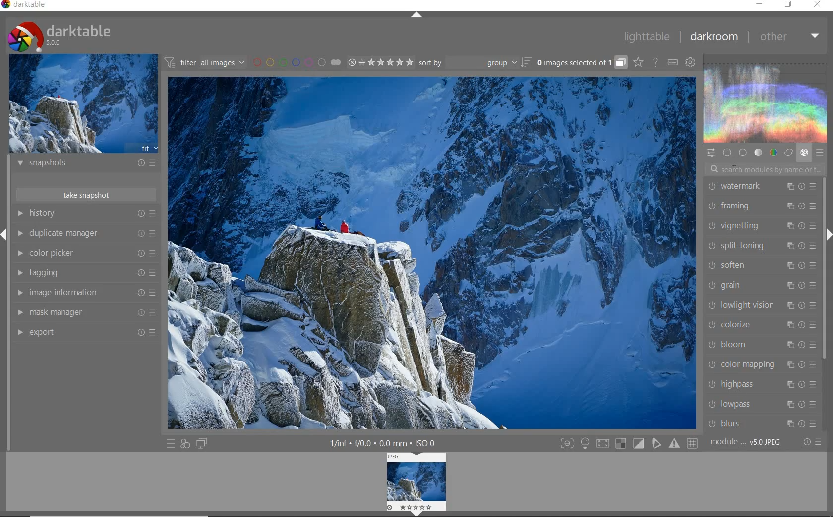  Describe the element at coordinates (656, 63) in the screenshot. I see `enable online help` at that location.